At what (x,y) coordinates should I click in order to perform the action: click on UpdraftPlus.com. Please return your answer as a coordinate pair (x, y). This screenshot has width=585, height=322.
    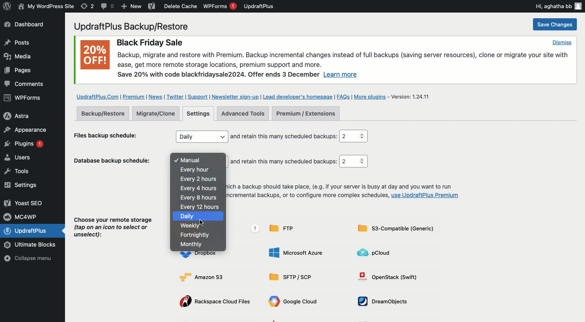
    Looking at the image, I should click on (97, 96).